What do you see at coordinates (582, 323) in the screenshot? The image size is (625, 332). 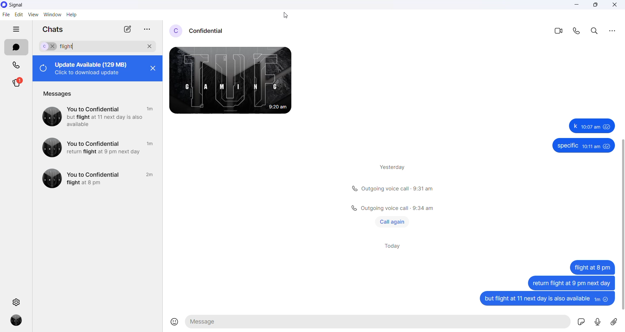 I see `sticker` at bounding box center [582, 323].